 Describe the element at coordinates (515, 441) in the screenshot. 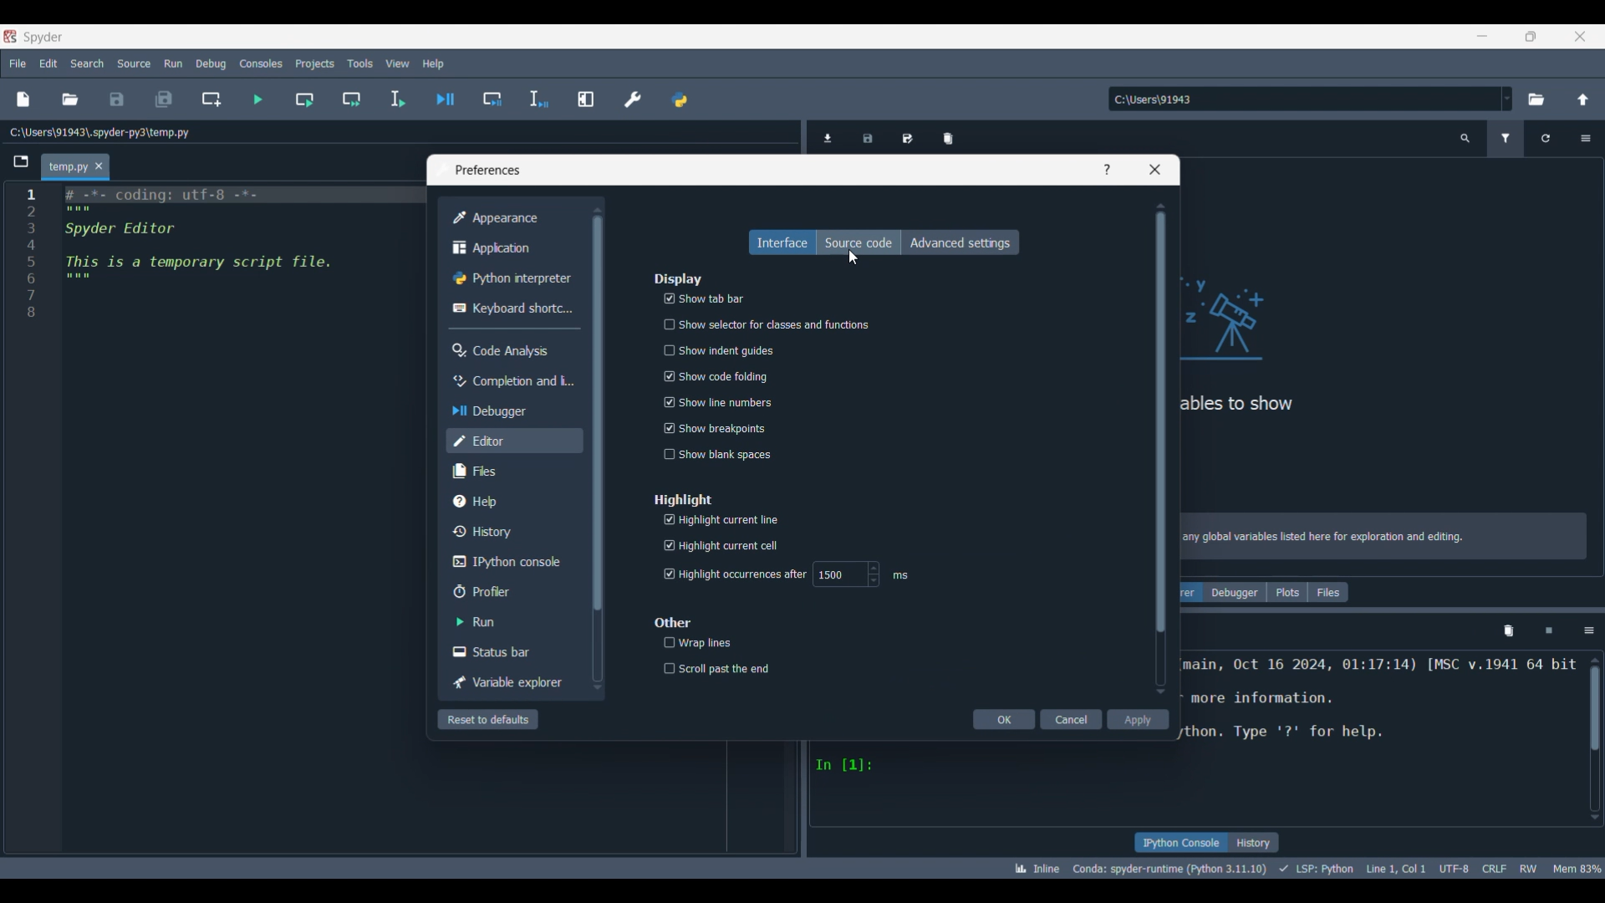

I see `Editor, current selection highlighted` at that location.